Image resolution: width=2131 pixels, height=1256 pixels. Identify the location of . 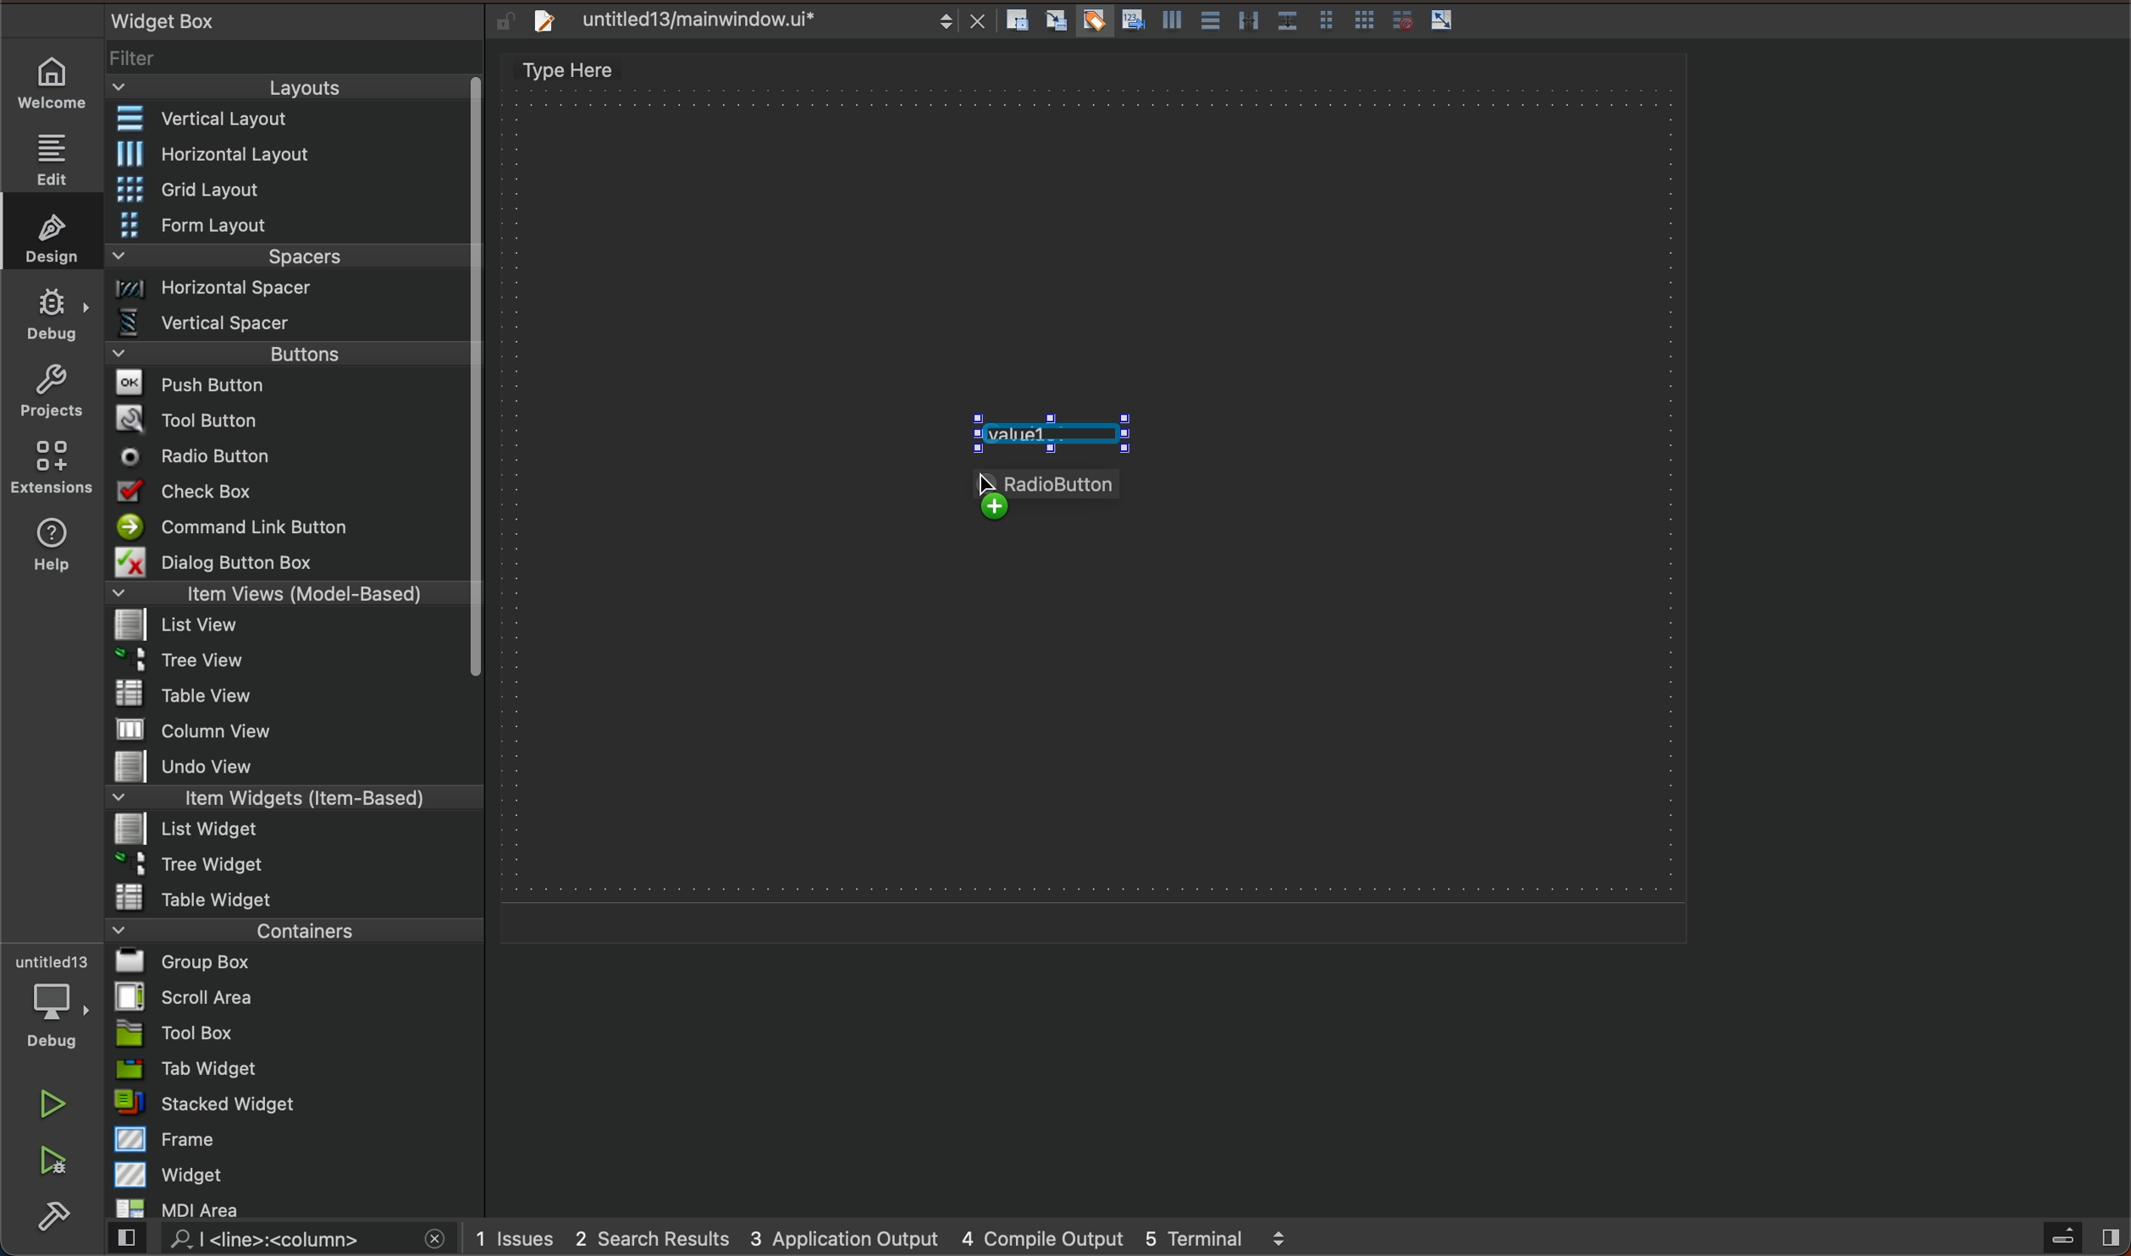
(289, 832).